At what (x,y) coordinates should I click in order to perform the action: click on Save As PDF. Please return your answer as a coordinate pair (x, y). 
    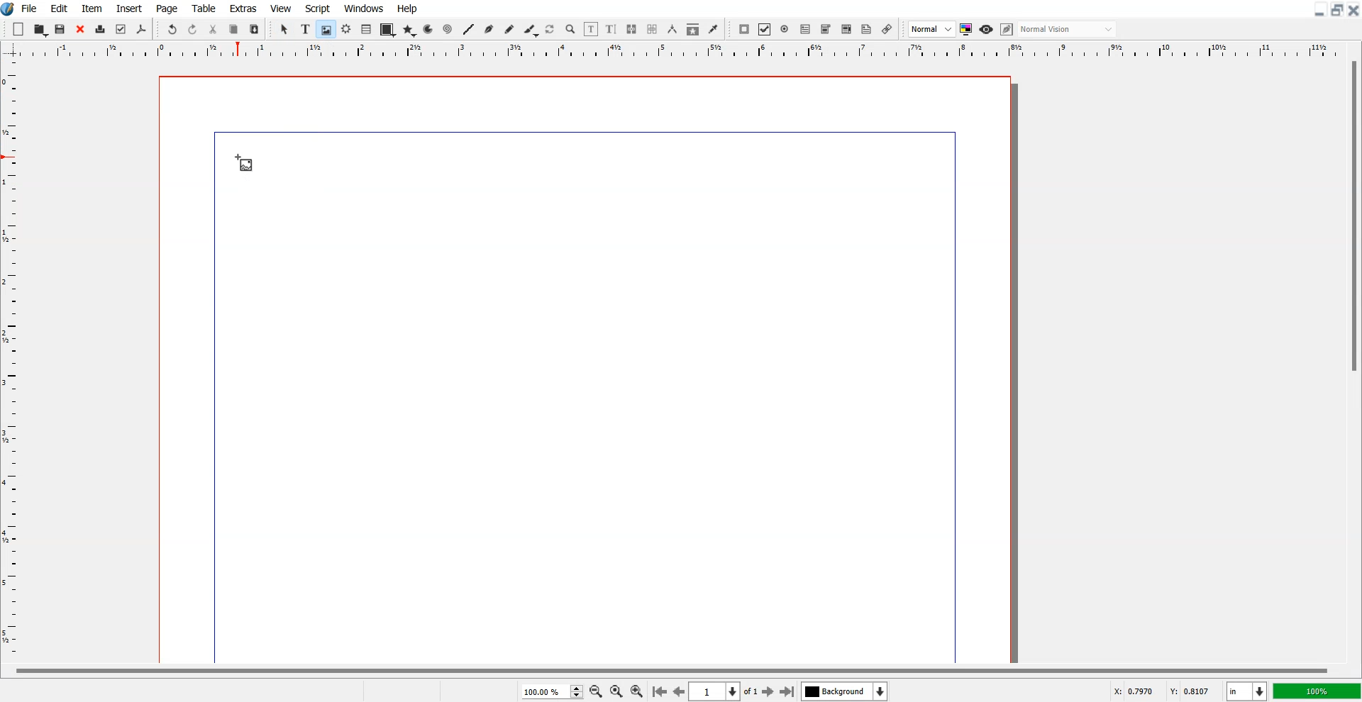
    Looking at the image, I should click on (142, 30).